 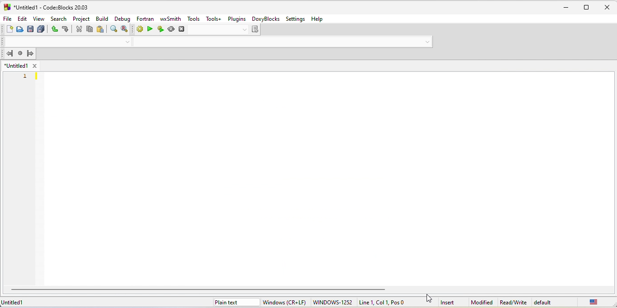 What do you see at coordinates (20, 53) in the screenshot?
I see `last jump` at bounding box center [20, 53].